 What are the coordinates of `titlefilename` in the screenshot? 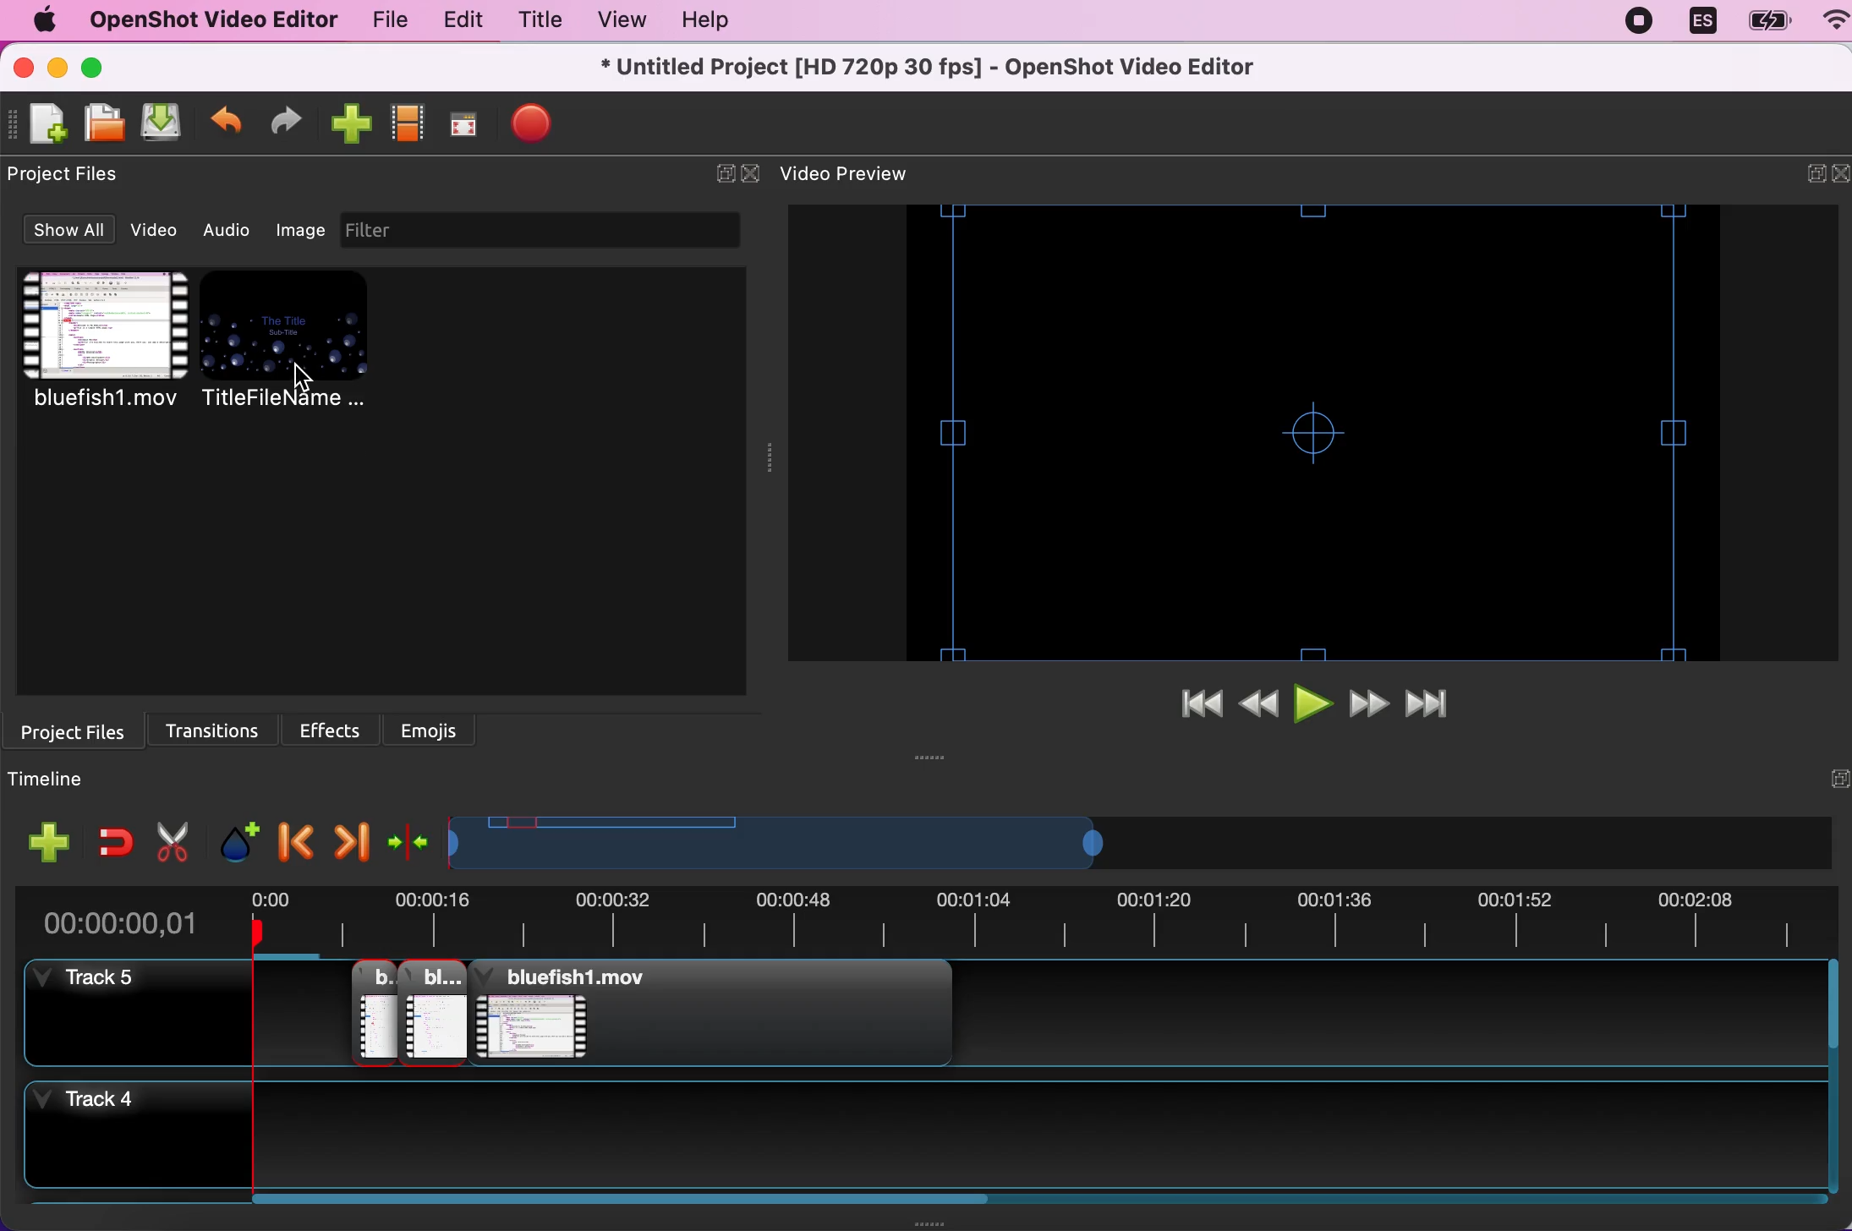 It's located at (296, 343).